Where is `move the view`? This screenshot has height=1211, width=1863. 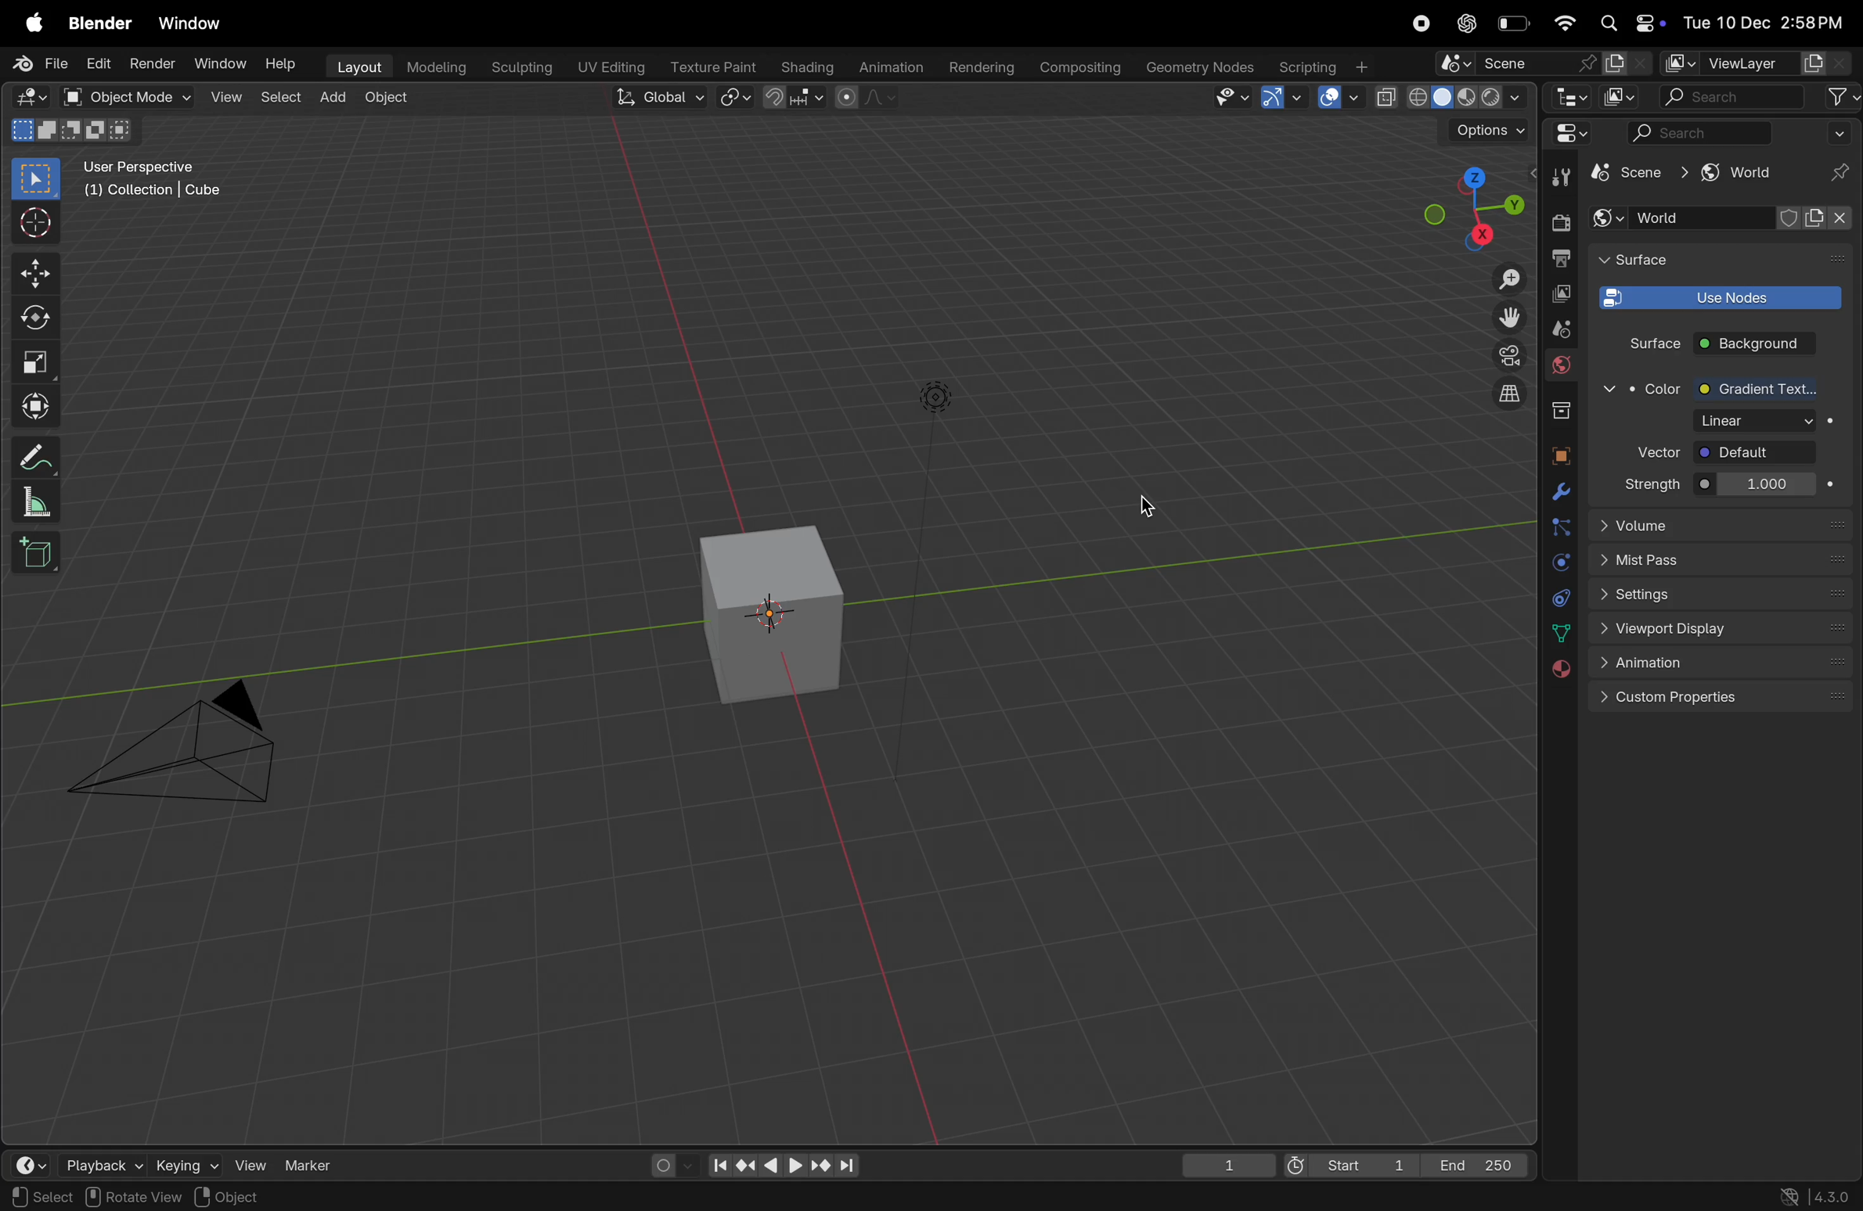
move the view is located at coordinates (1507, 316).